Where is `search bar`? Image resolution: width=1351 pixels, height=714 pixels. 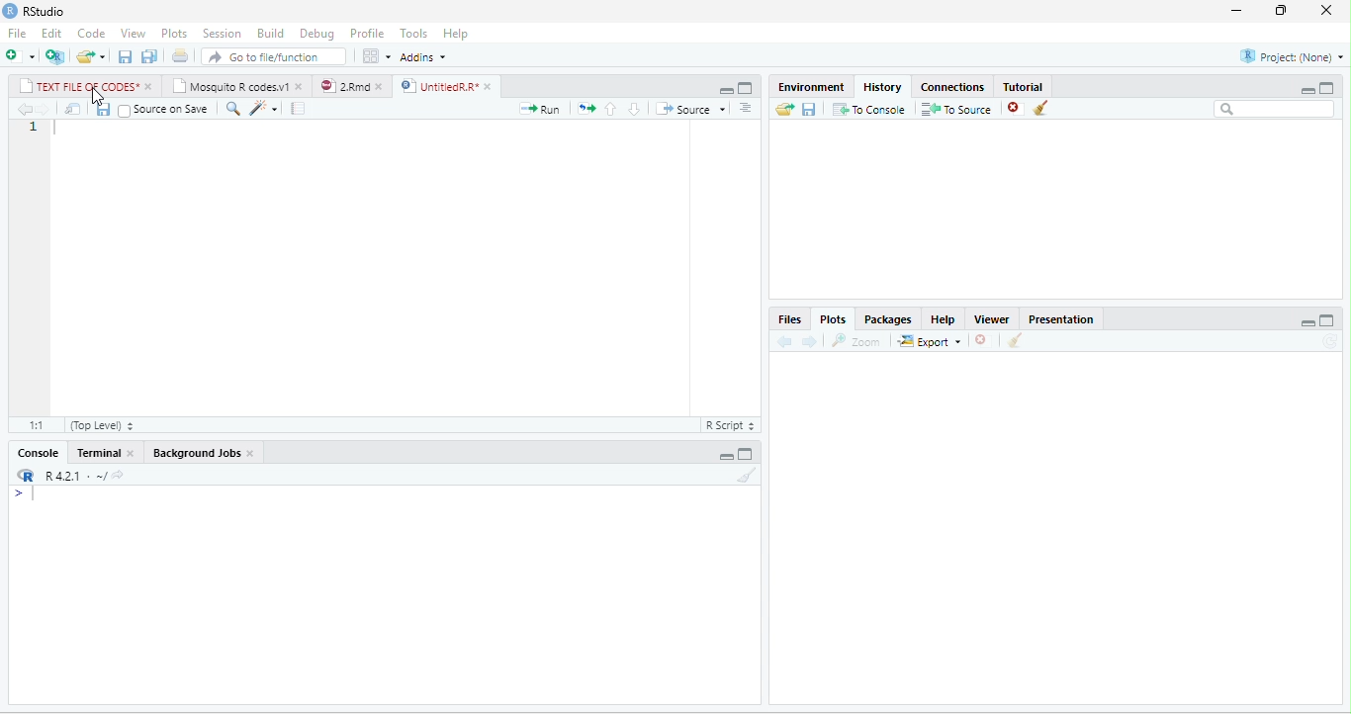
search bar is located at coordinates (1276, 109).